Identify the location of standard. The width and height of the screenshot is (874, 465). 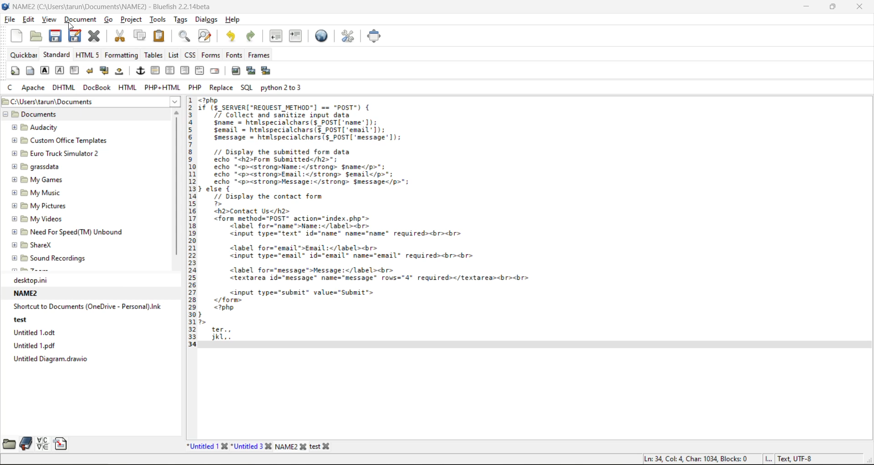
(58, 54).